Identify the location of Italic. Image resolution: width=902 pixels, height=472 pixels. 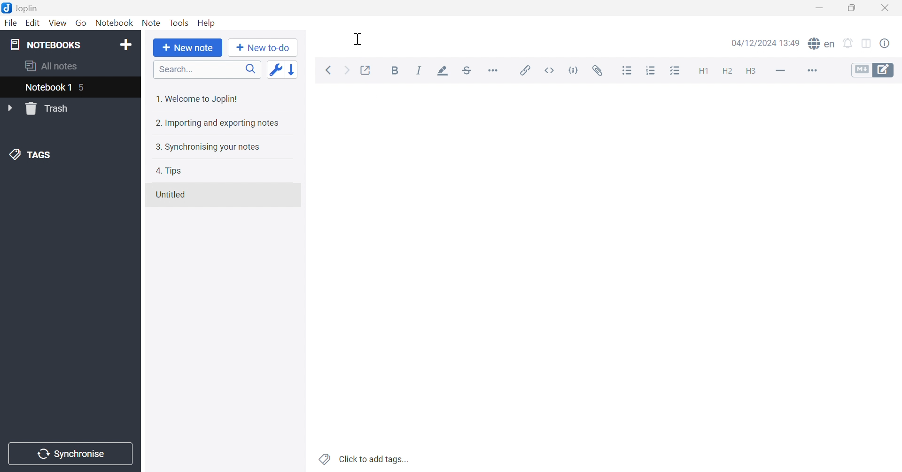
(419, 71).